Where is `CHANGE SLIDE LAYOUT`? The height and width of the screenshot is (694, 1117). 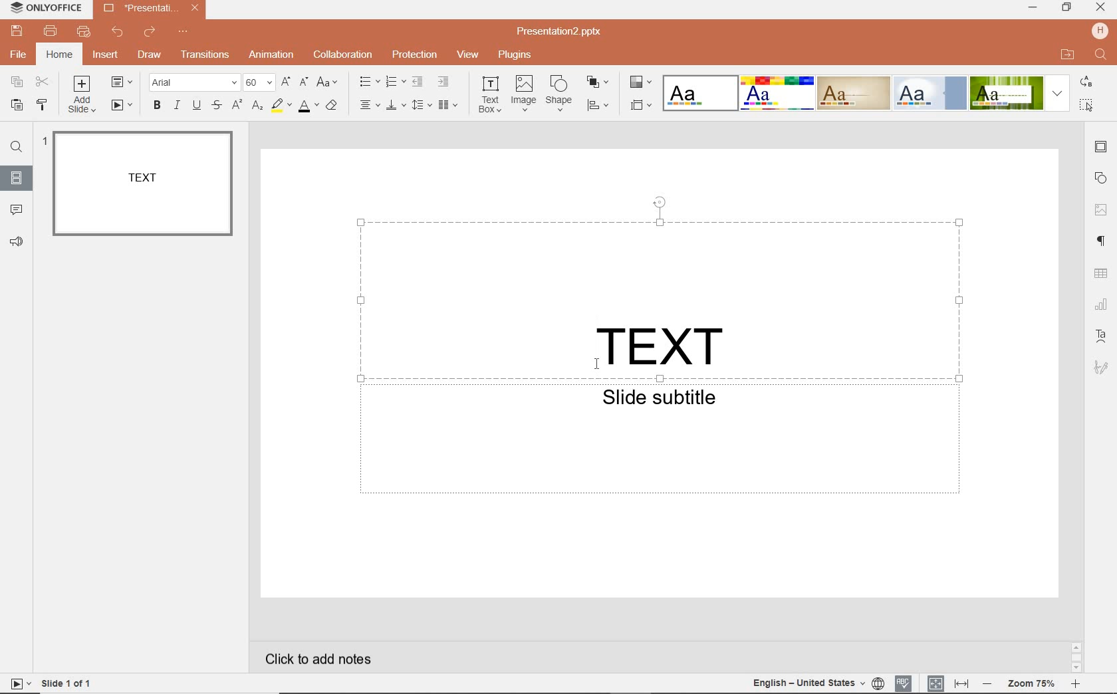 CHANGE SLIDE LAYOUT is located at coordinates (125, 83).